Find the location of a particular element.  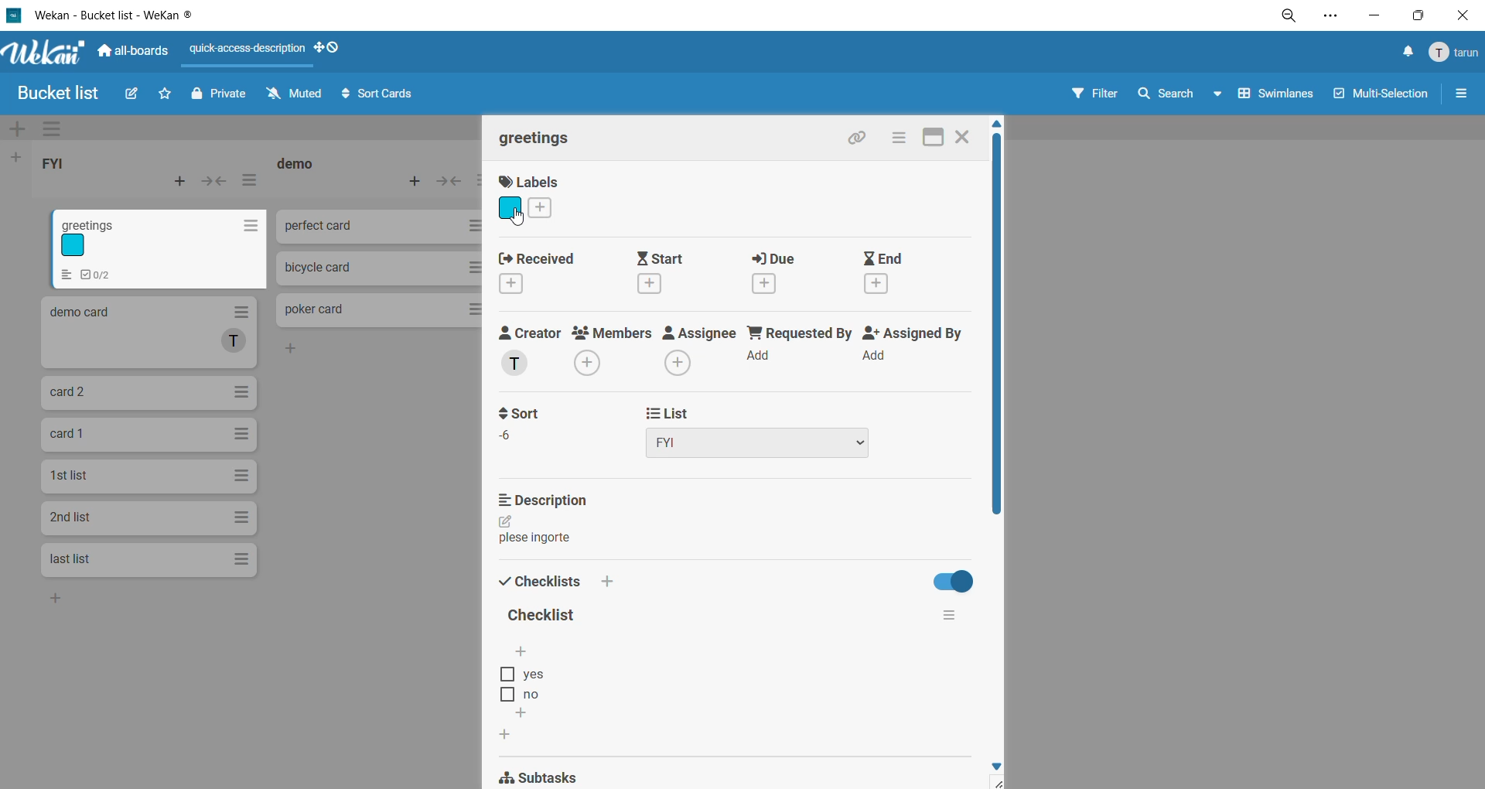

edit is located at coordinates (132, 94).